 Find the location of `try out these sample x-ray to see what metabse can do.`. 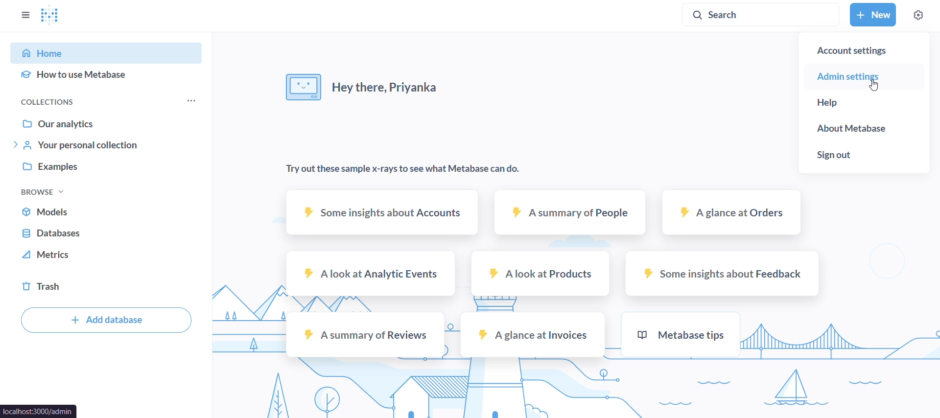

try out these sample x-ray to see what metabse can do. is located at coordinates (412, 169).